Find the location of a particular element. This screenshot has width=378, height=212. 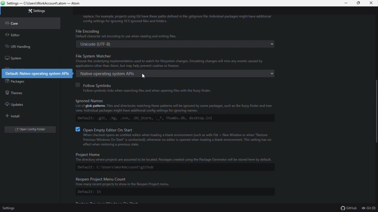

Settings is located at coordinates (35, 11).